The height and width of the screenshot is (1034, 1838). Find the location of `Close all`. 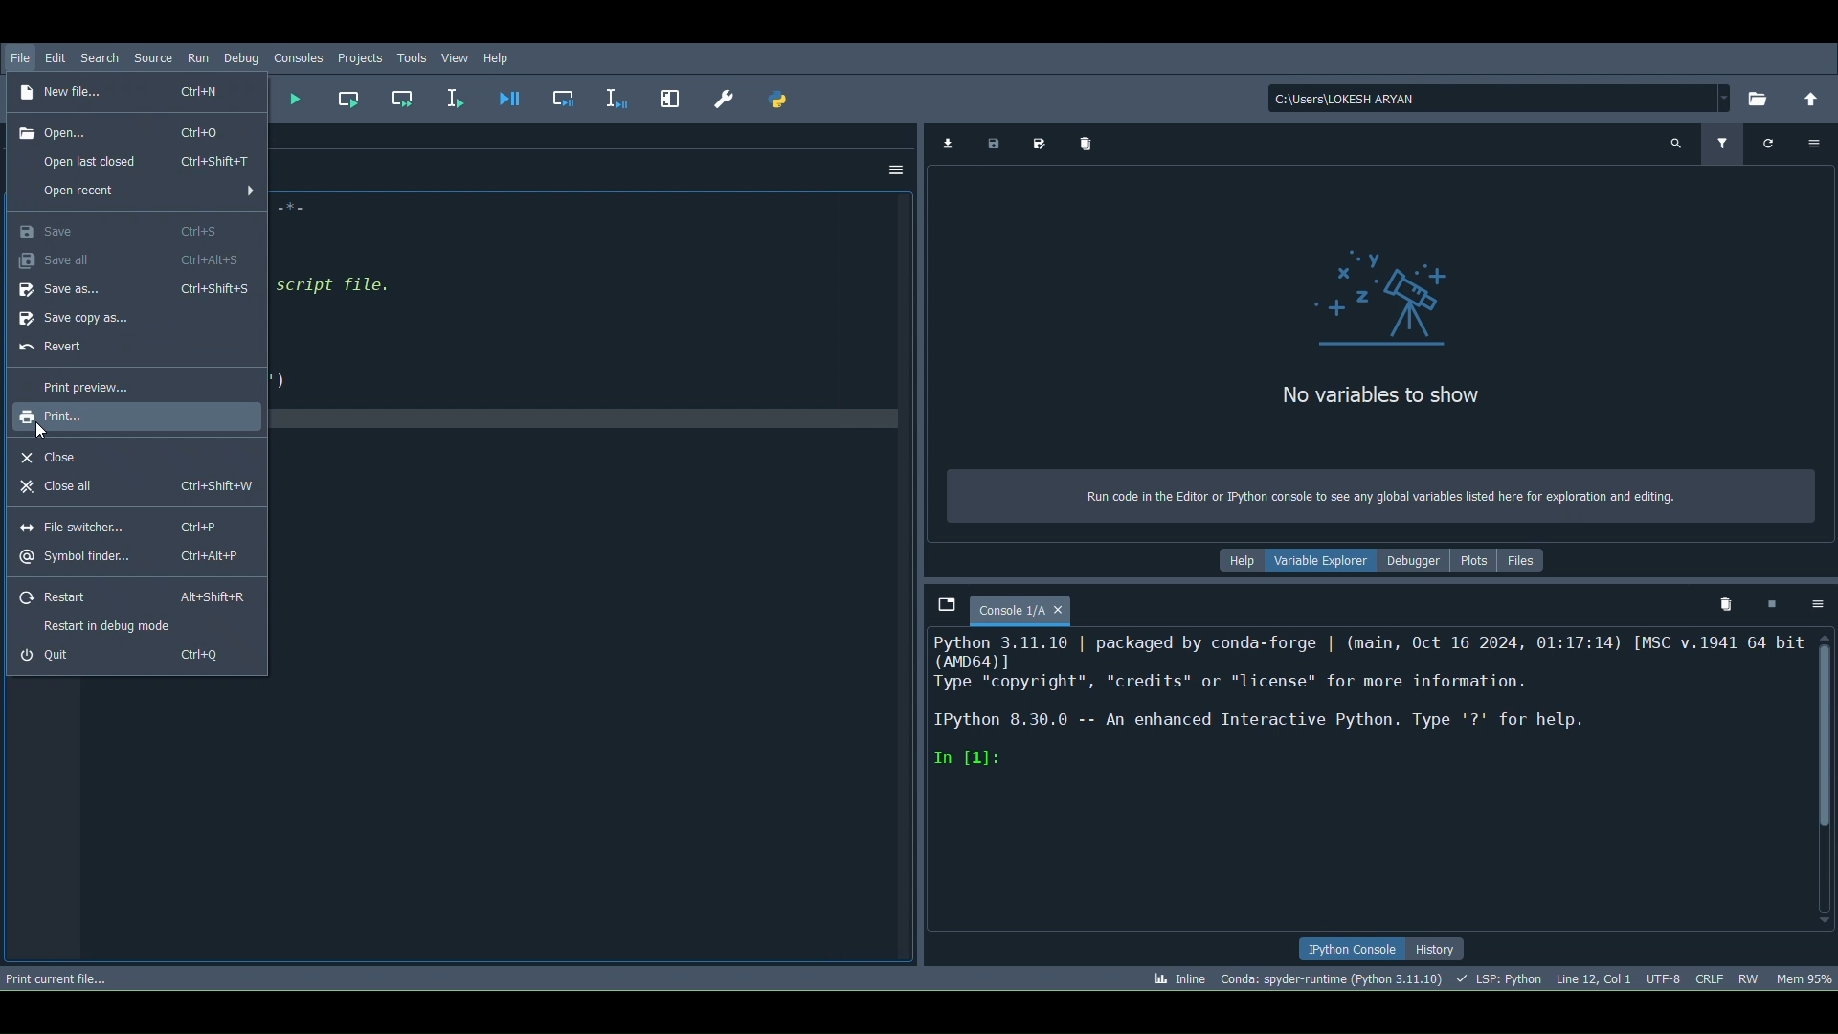

Close all is located at coordinates (142, 489).